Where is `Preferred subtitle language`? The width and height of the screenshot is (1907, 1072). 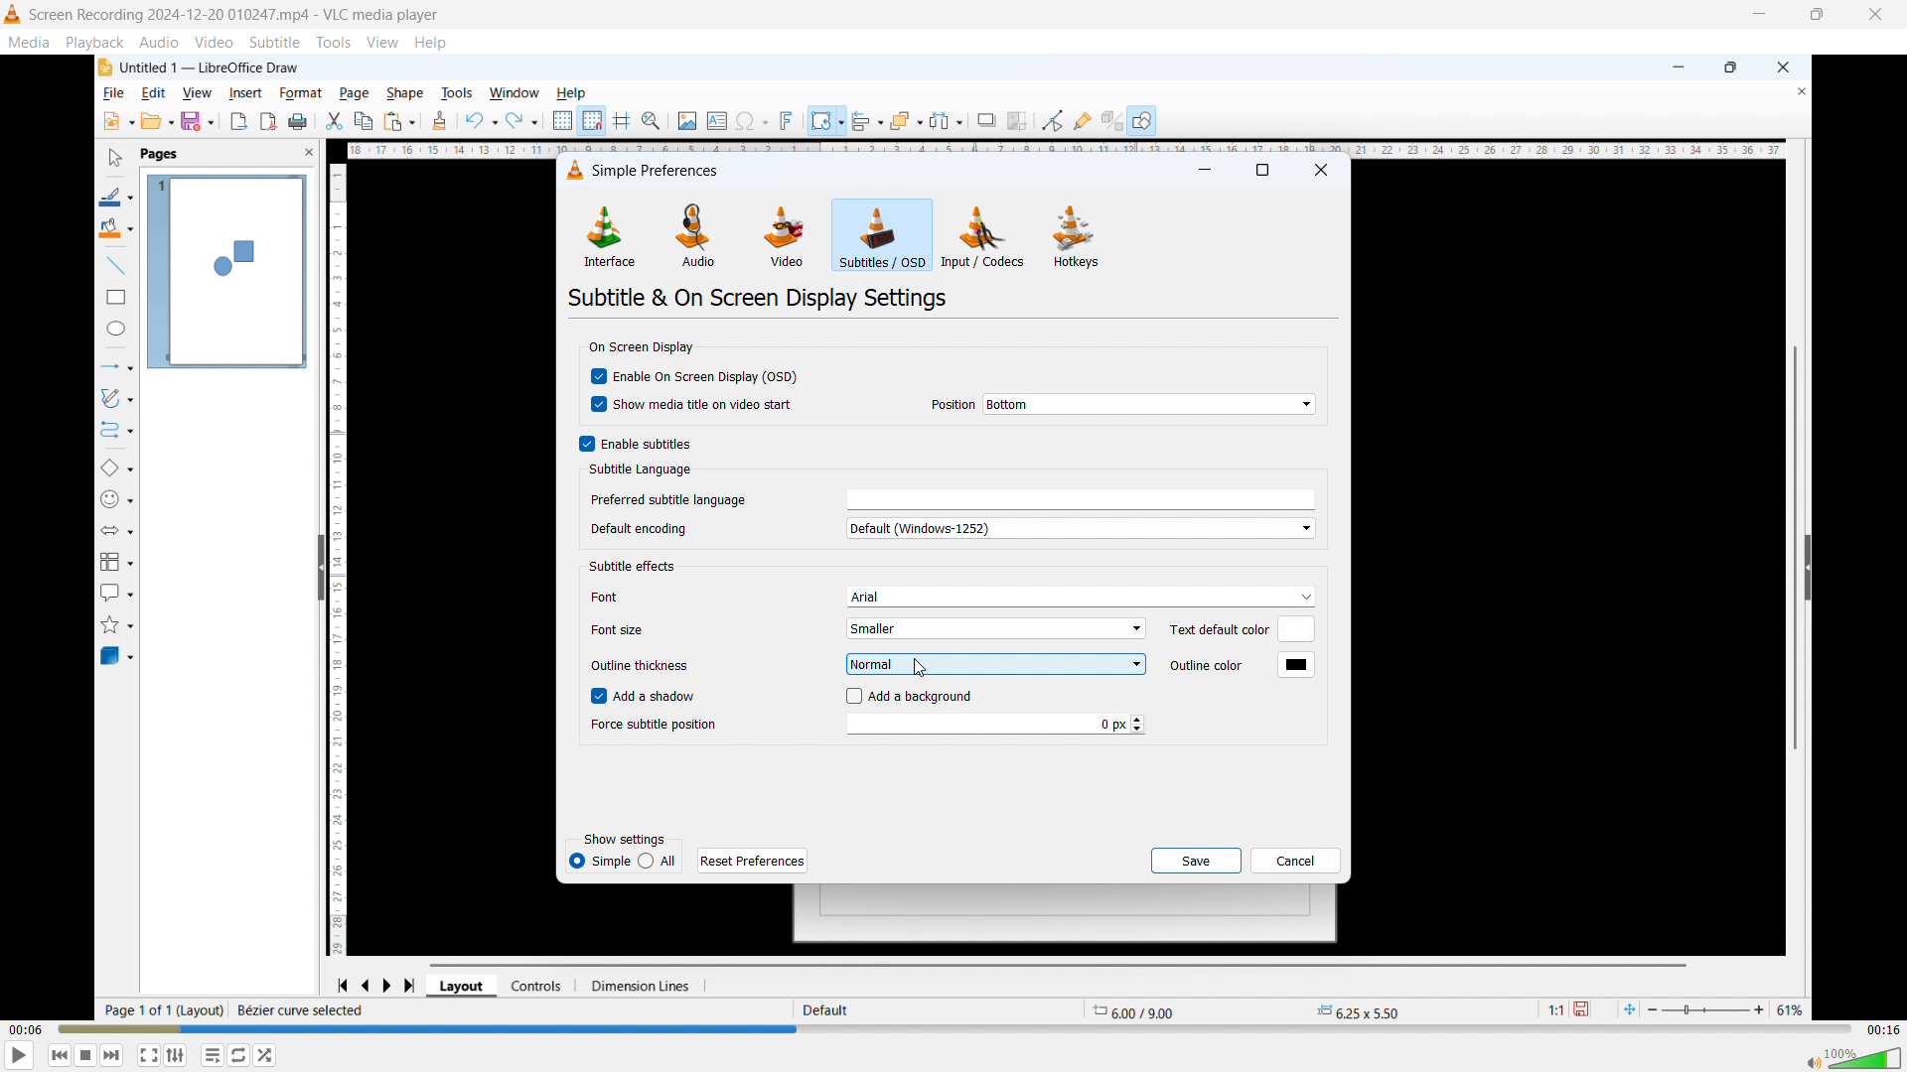
Preferred subtitle language is located at coordinates (668, 501).